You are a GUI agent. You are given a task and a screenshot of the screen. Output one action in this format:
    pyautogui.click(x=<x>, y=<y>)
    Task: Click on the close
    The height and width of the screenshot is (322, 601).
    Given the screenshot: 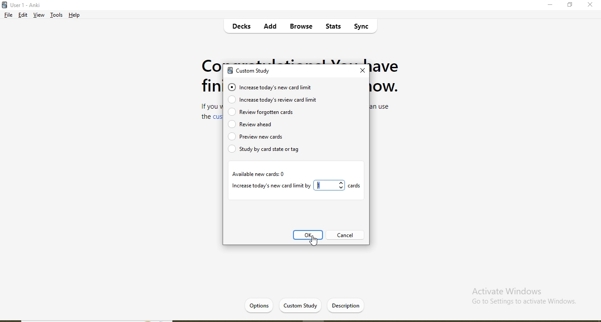 What is the action you would take?
    pyautogui.click(x=590, y=5)
    